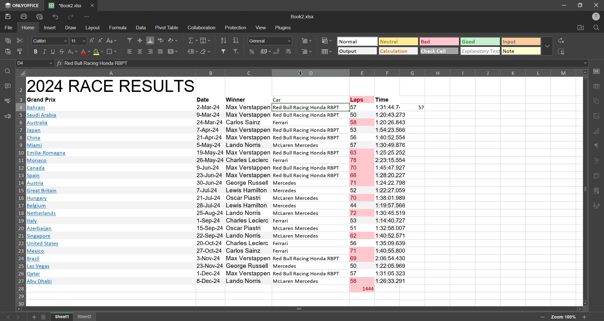 Image resolution: width=604 pixels, height=321 pixels. Describe the element at coordinates (249, 194) in the screenshot. I see `Racer’s name` at that location.